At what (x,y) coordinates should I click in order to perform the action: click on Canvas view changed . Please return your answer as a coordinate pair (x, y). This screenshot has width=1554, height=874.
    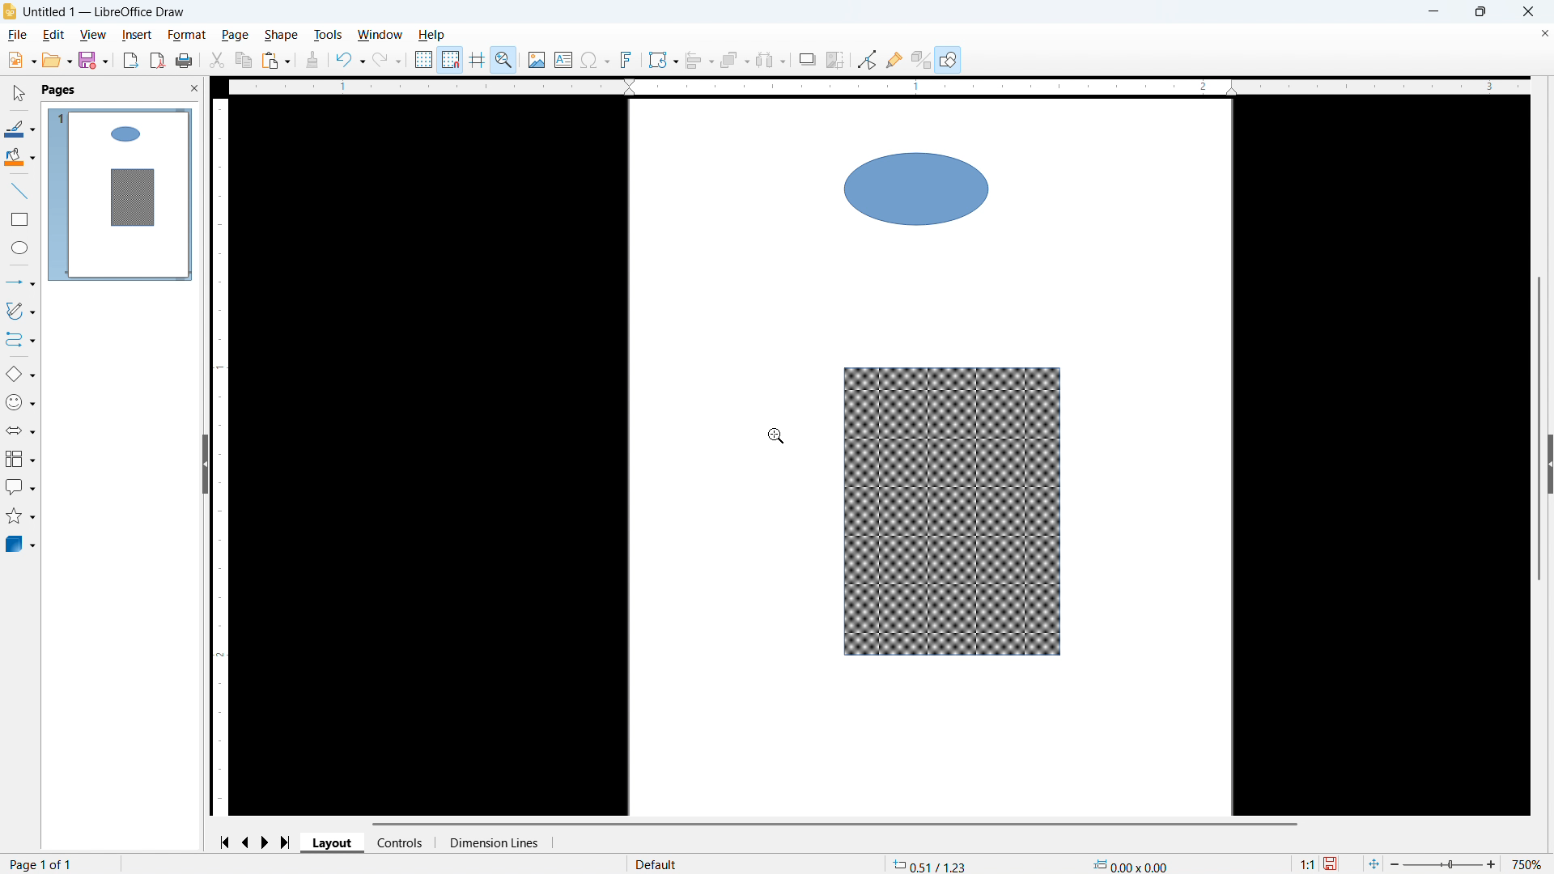
    Looking at the image, I should click on (931, 456).